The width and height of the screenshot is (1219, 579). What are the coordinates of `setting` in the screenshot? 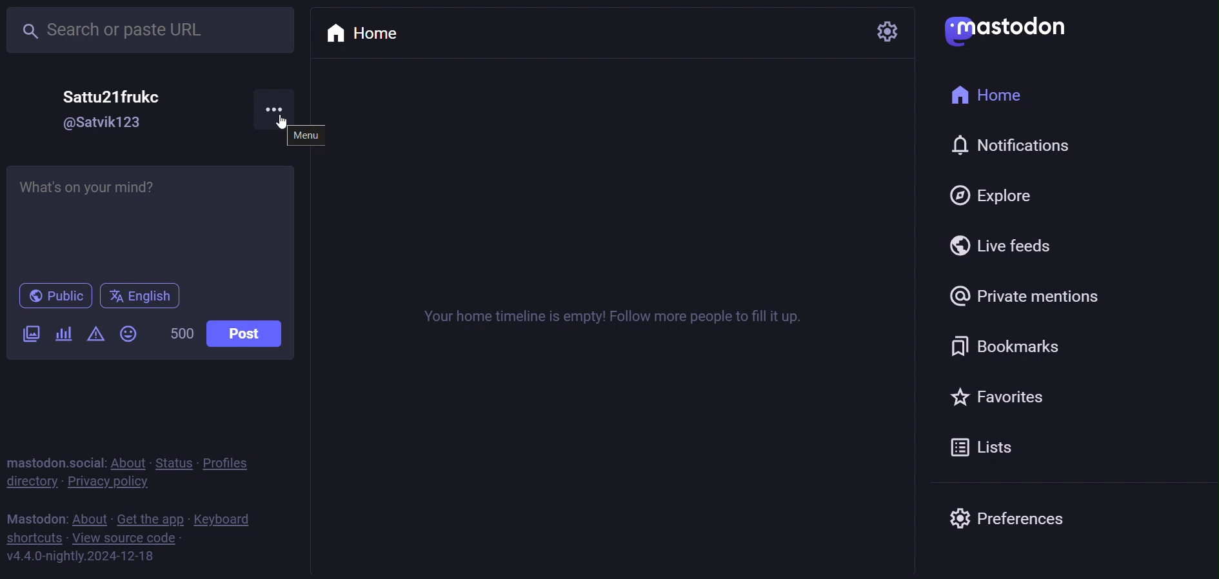 It's located at (883, 30).